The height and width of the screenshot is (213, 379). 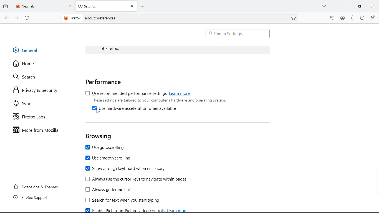 I want to click on sync, so click(x=26, y=103).